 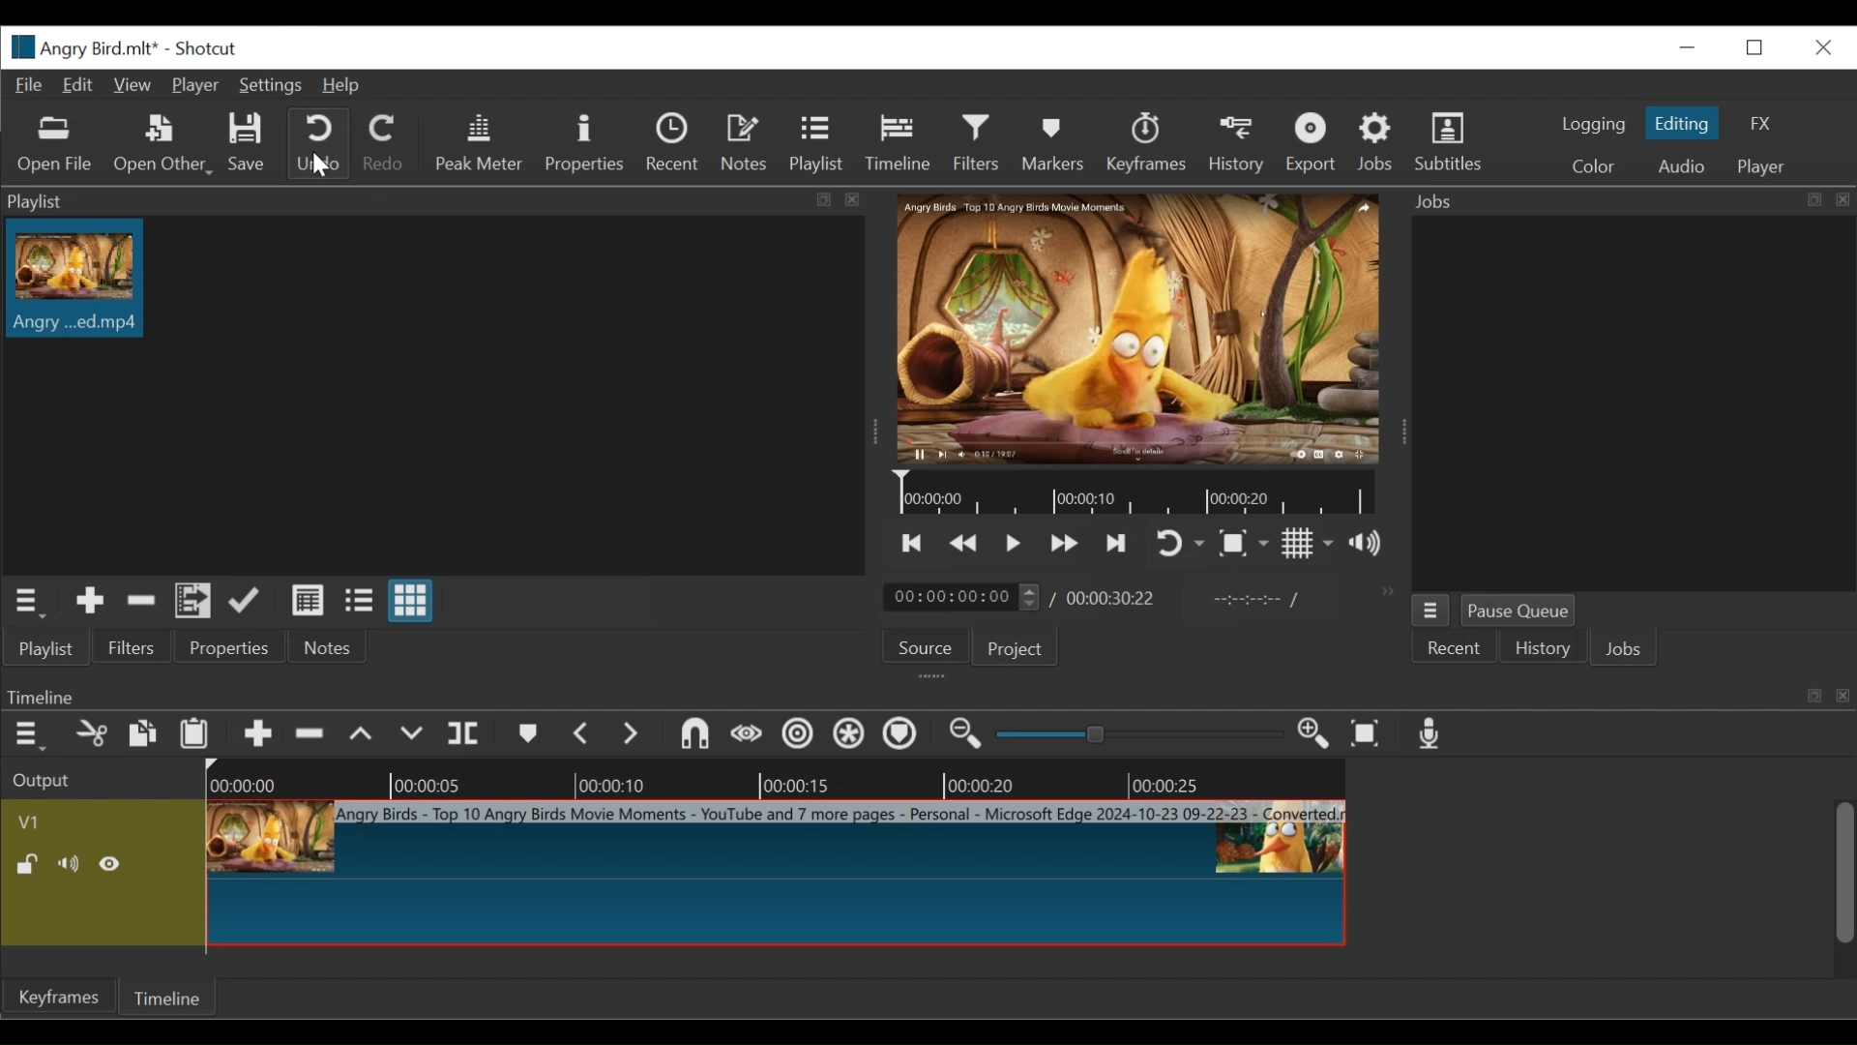 I want to click on Open Other File, so click(x=160, y=144).